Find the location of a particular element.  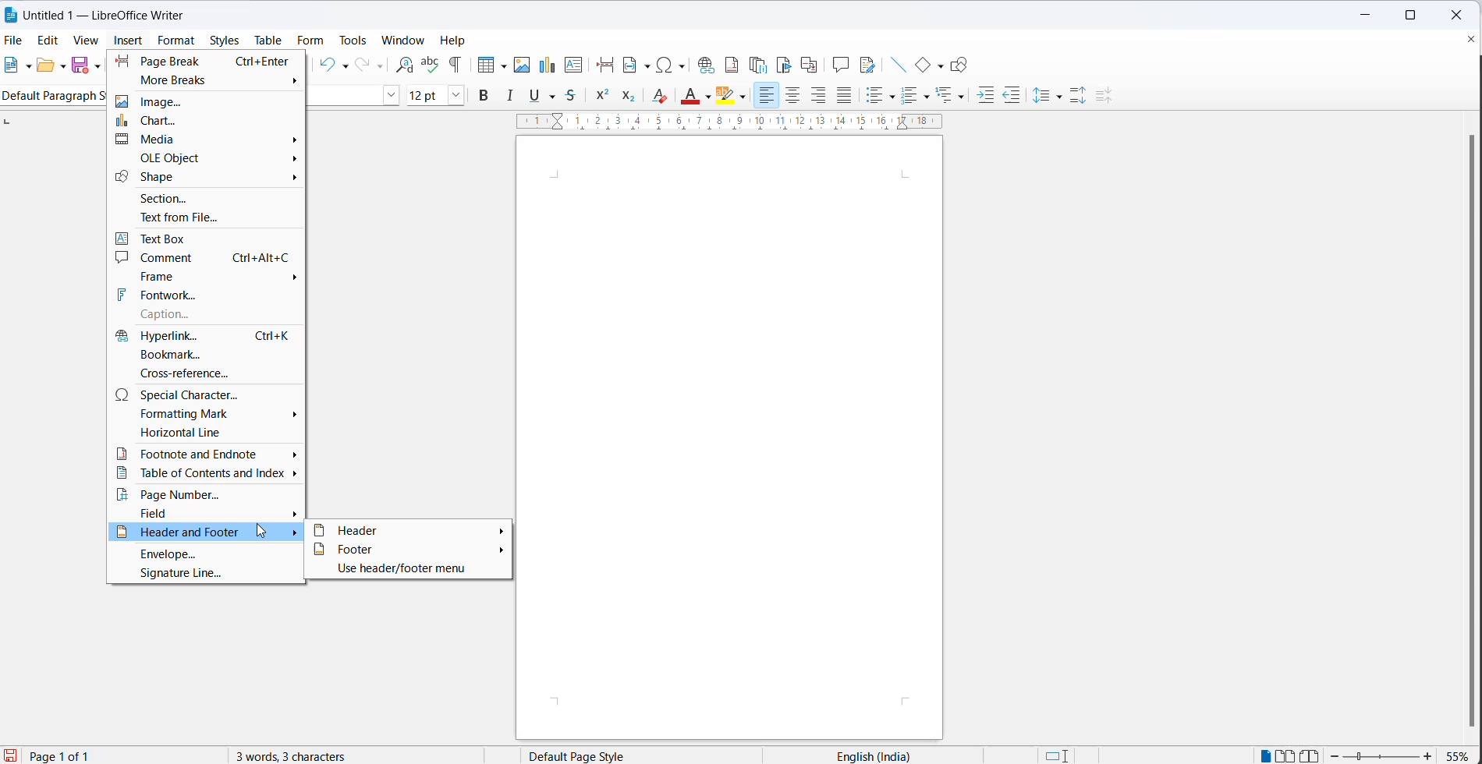

open is located at coordinates (43, 66).